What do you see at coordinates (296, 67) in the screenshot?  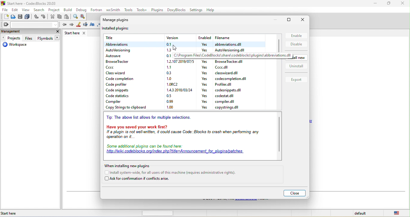 I see `uninstall` at bounding box center [296, 67].